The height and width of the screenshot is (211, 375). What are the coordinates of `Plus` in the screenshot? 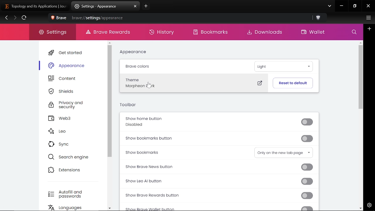 It's located at (369, 29).